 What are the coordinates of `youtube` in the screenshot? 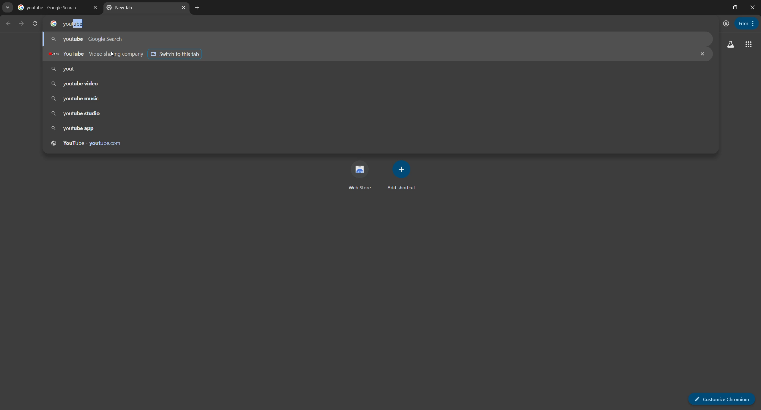 It's located at (94, 54).